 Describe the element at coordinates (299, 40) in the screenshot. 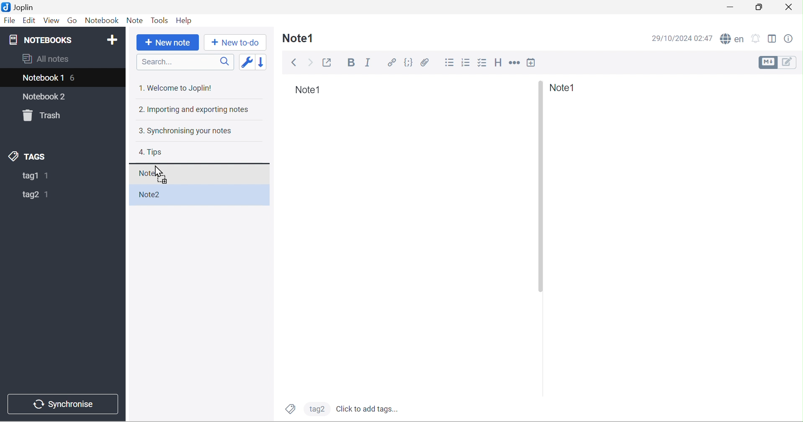

I see `Note1` at that location.